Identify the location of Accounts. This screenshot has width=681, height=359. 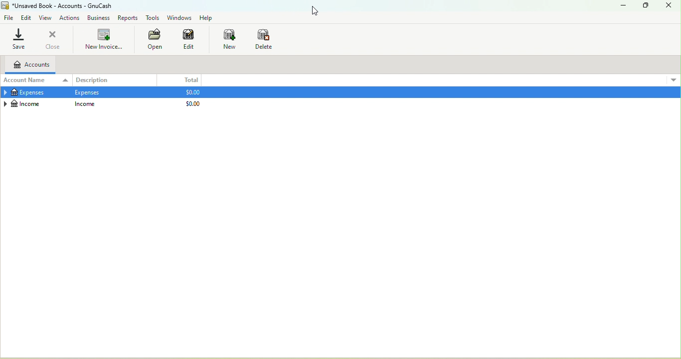
(29, 65).